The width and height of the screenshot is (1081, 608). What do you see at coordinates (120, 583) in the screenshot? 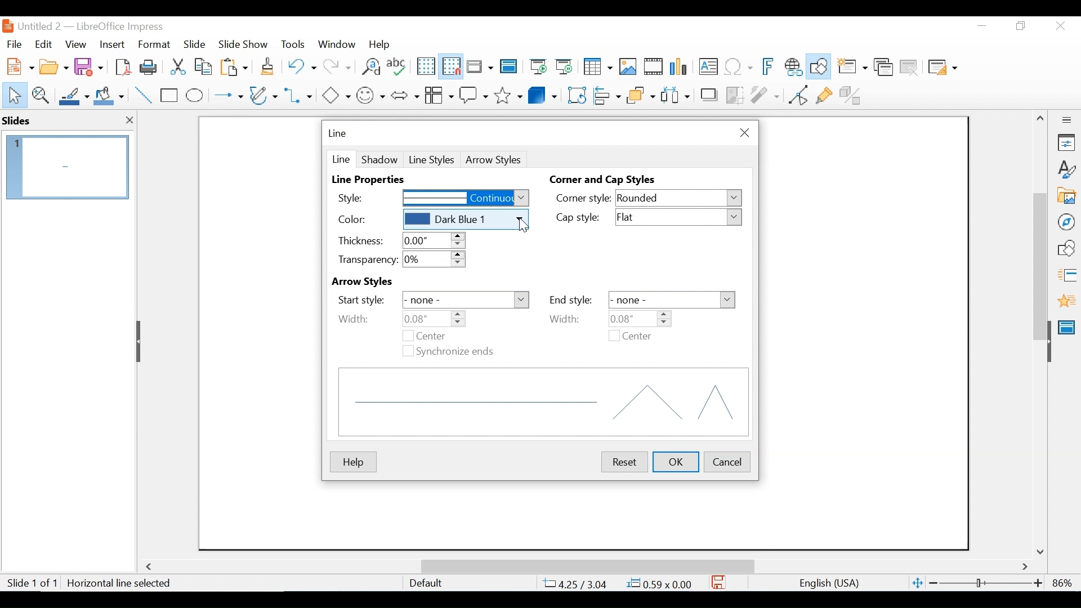
I see `Horizontal line Selected` at bounding box center [120, 583].